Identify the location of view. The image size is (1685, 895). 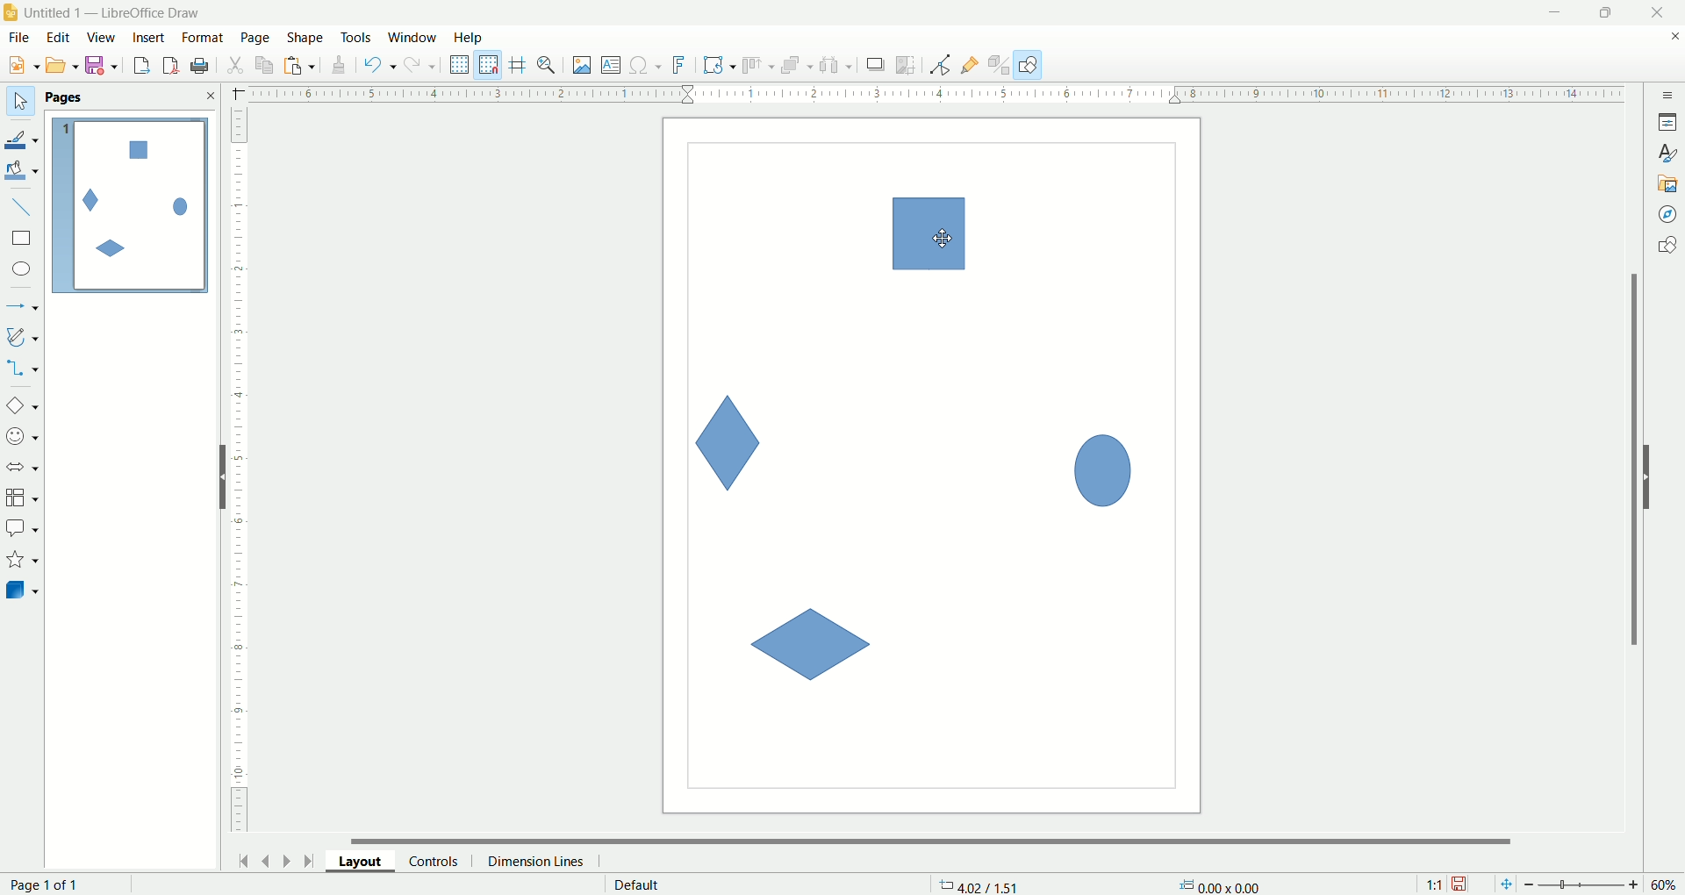
(103, 38).